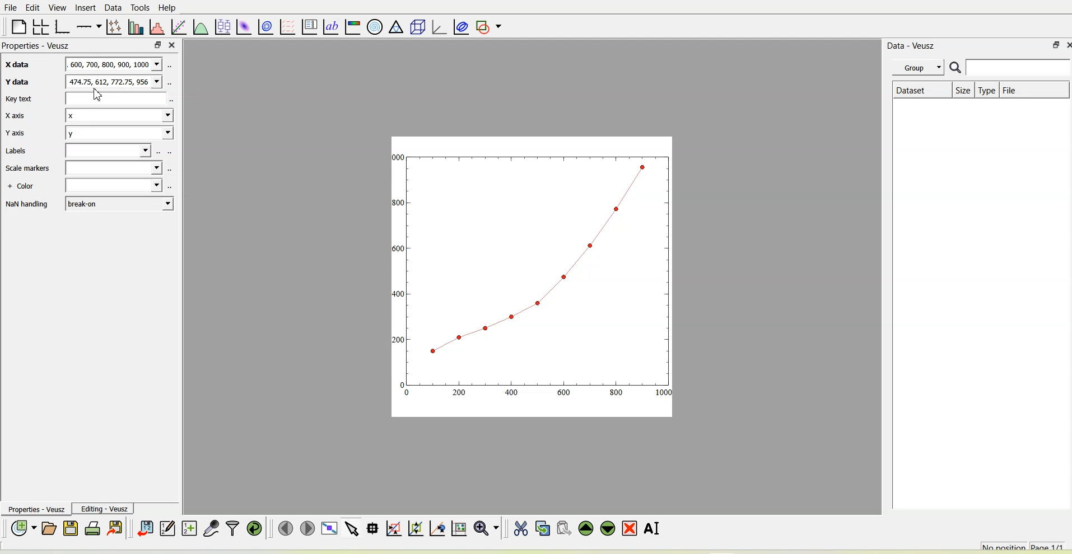  What do you see at coordinates (398, 294) in the screenshot?
I see `400` at bounding box center [398, 294].